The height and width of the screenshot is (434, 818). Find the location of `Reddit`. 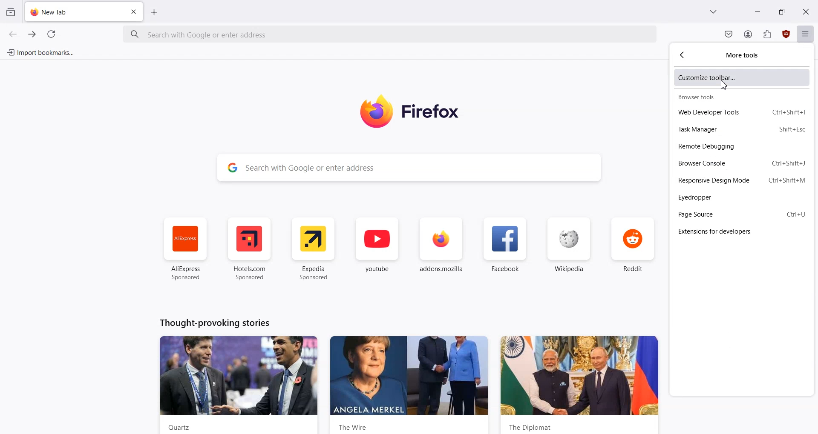

Reddit is located at coordinates (634, 249).